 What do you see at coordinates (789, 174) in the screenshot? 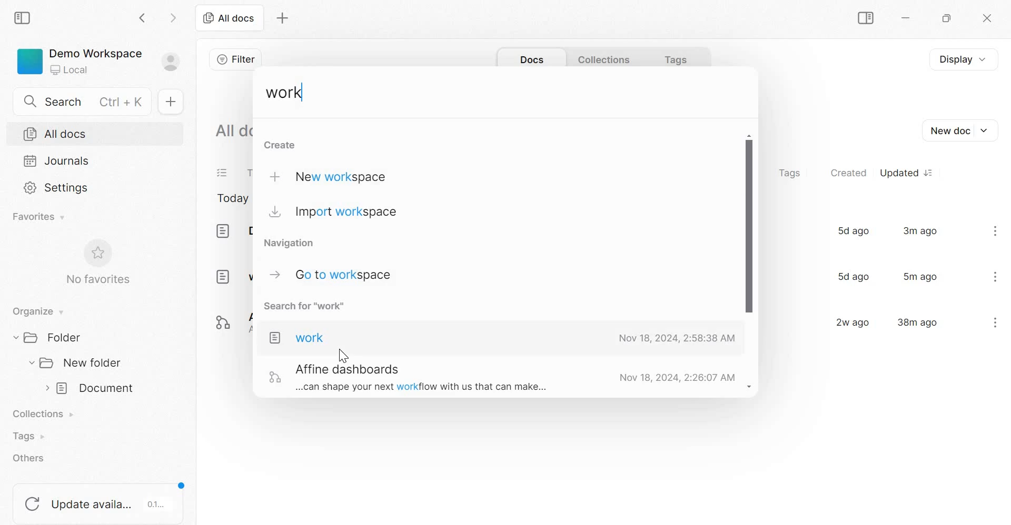
I see `Tags` at bounding box center [789, 174].